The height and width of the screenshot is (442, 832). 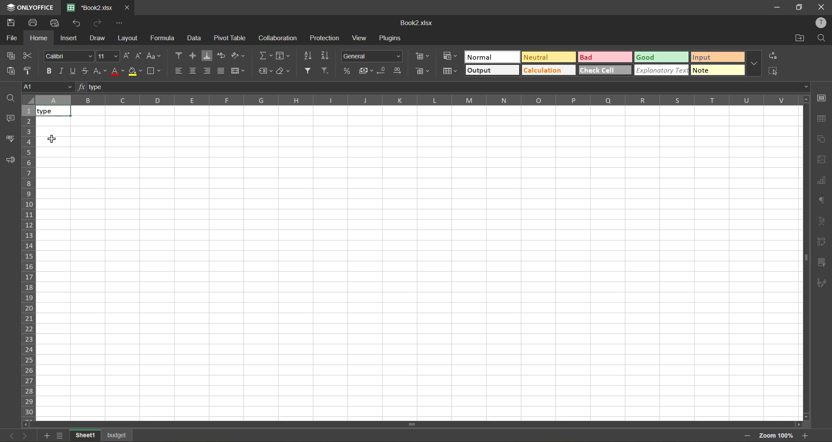 I want to click on copy, so click(x=11, y=56).